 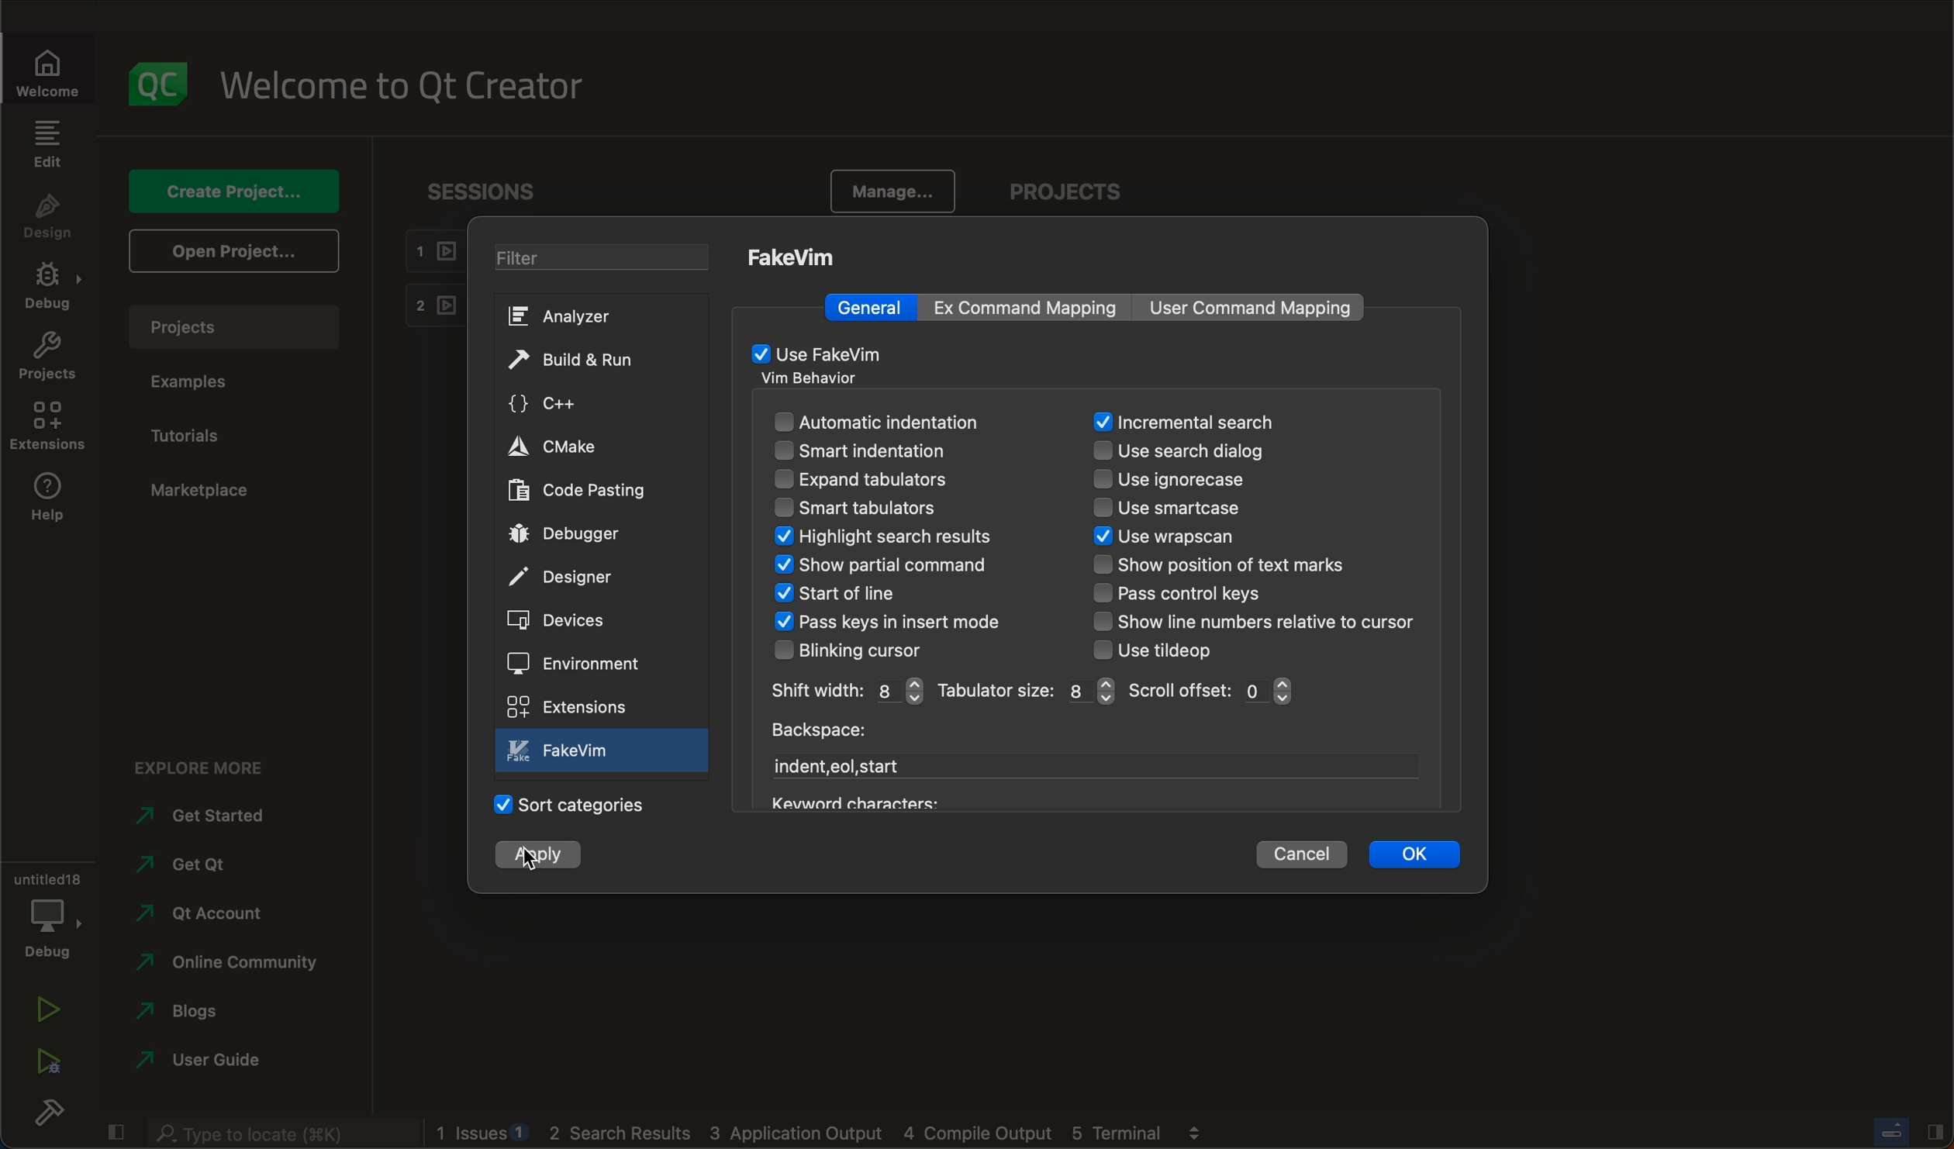 What do you see at coordinates (579, 317) in the screenshot?
I see `analyzer` at bounding box center [579, 317].